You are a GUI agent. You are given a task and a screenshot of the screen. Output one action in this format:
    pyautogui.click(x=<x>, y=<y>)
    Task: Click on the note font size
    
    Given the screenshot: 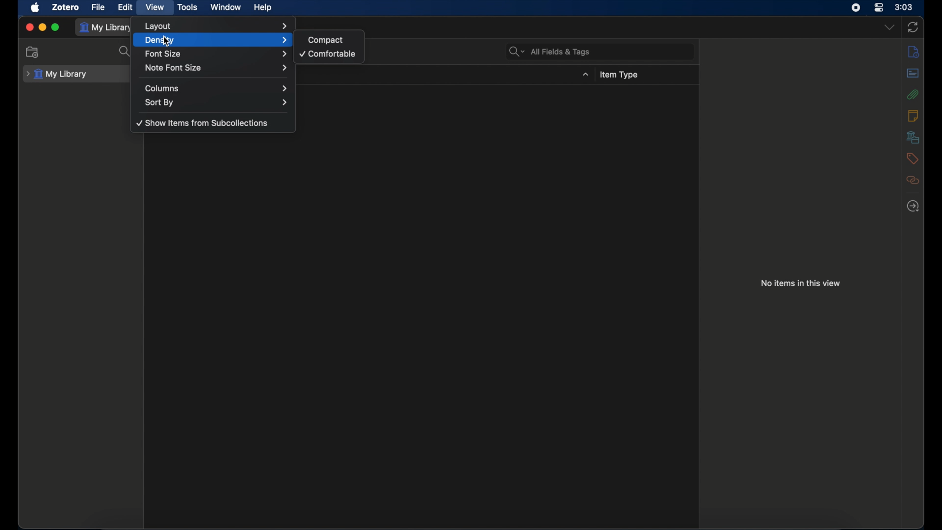 What is the action you would take?
    pyautogui.click(x=217, y=67)
    